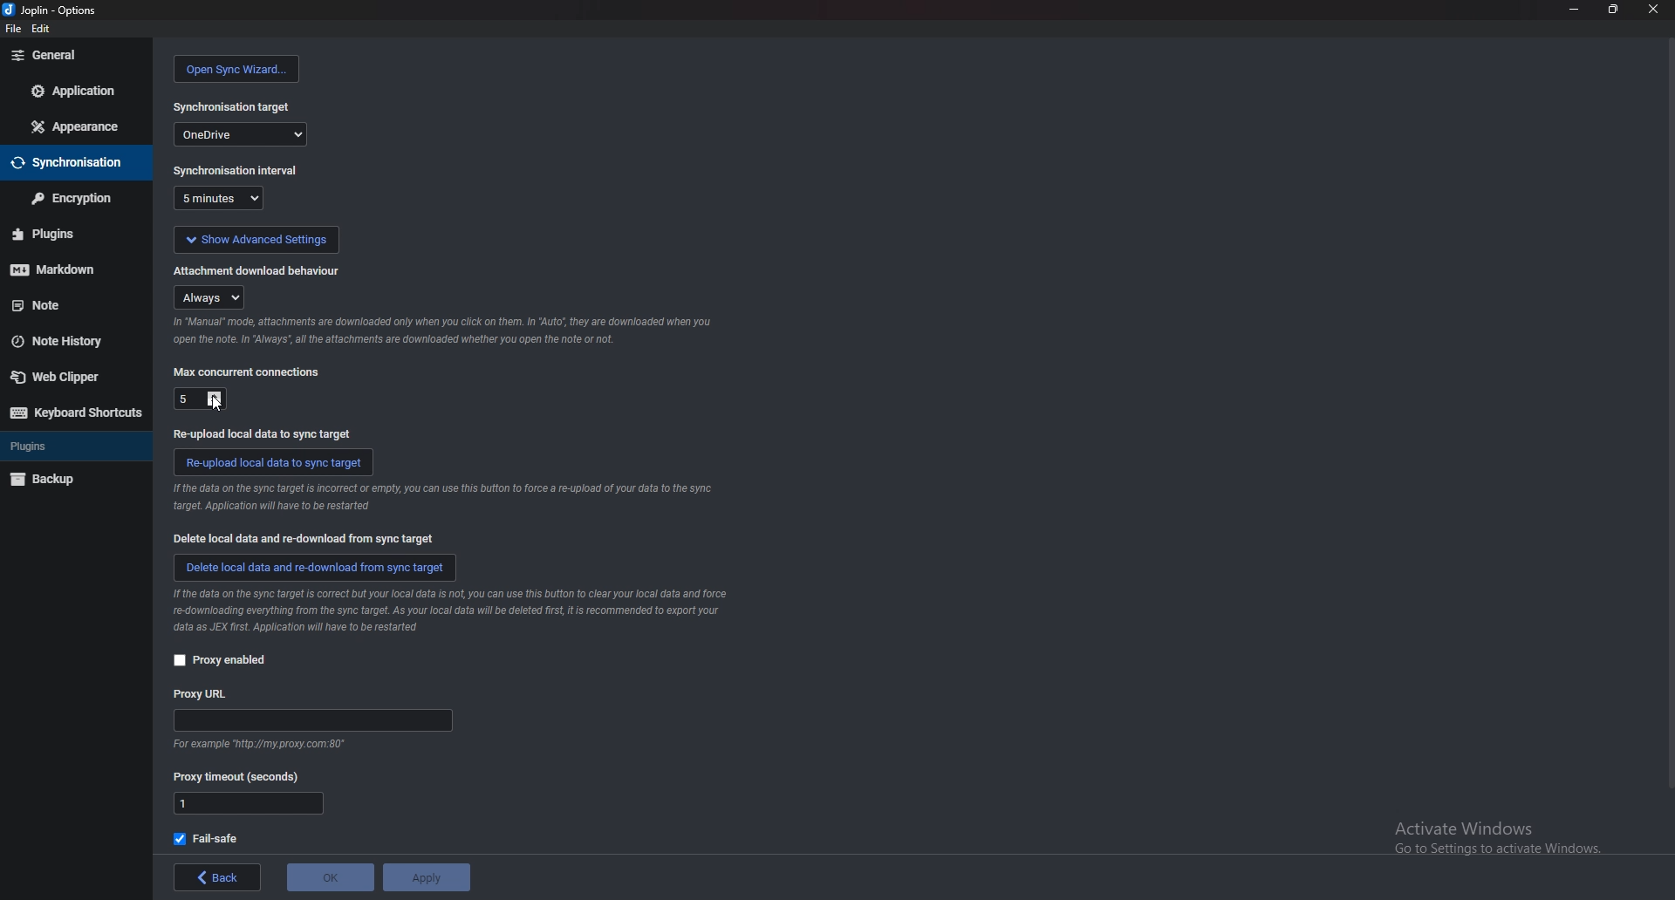 This screenshot has width=1675, height=900. What do you see at coordinates (1487, 832) in the screenshot?
I see `Activate Windows` at bounding box center [1487, 832].